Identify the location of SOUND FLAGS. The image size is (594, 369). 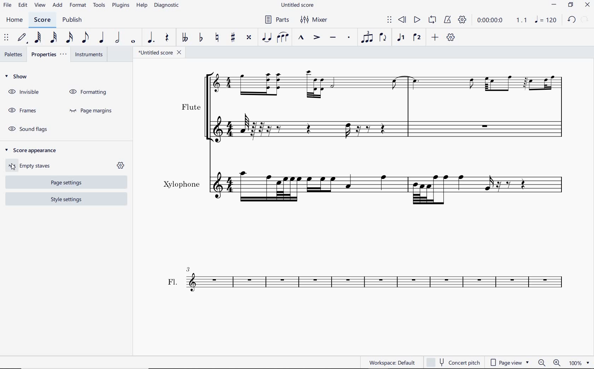
(25, 128).